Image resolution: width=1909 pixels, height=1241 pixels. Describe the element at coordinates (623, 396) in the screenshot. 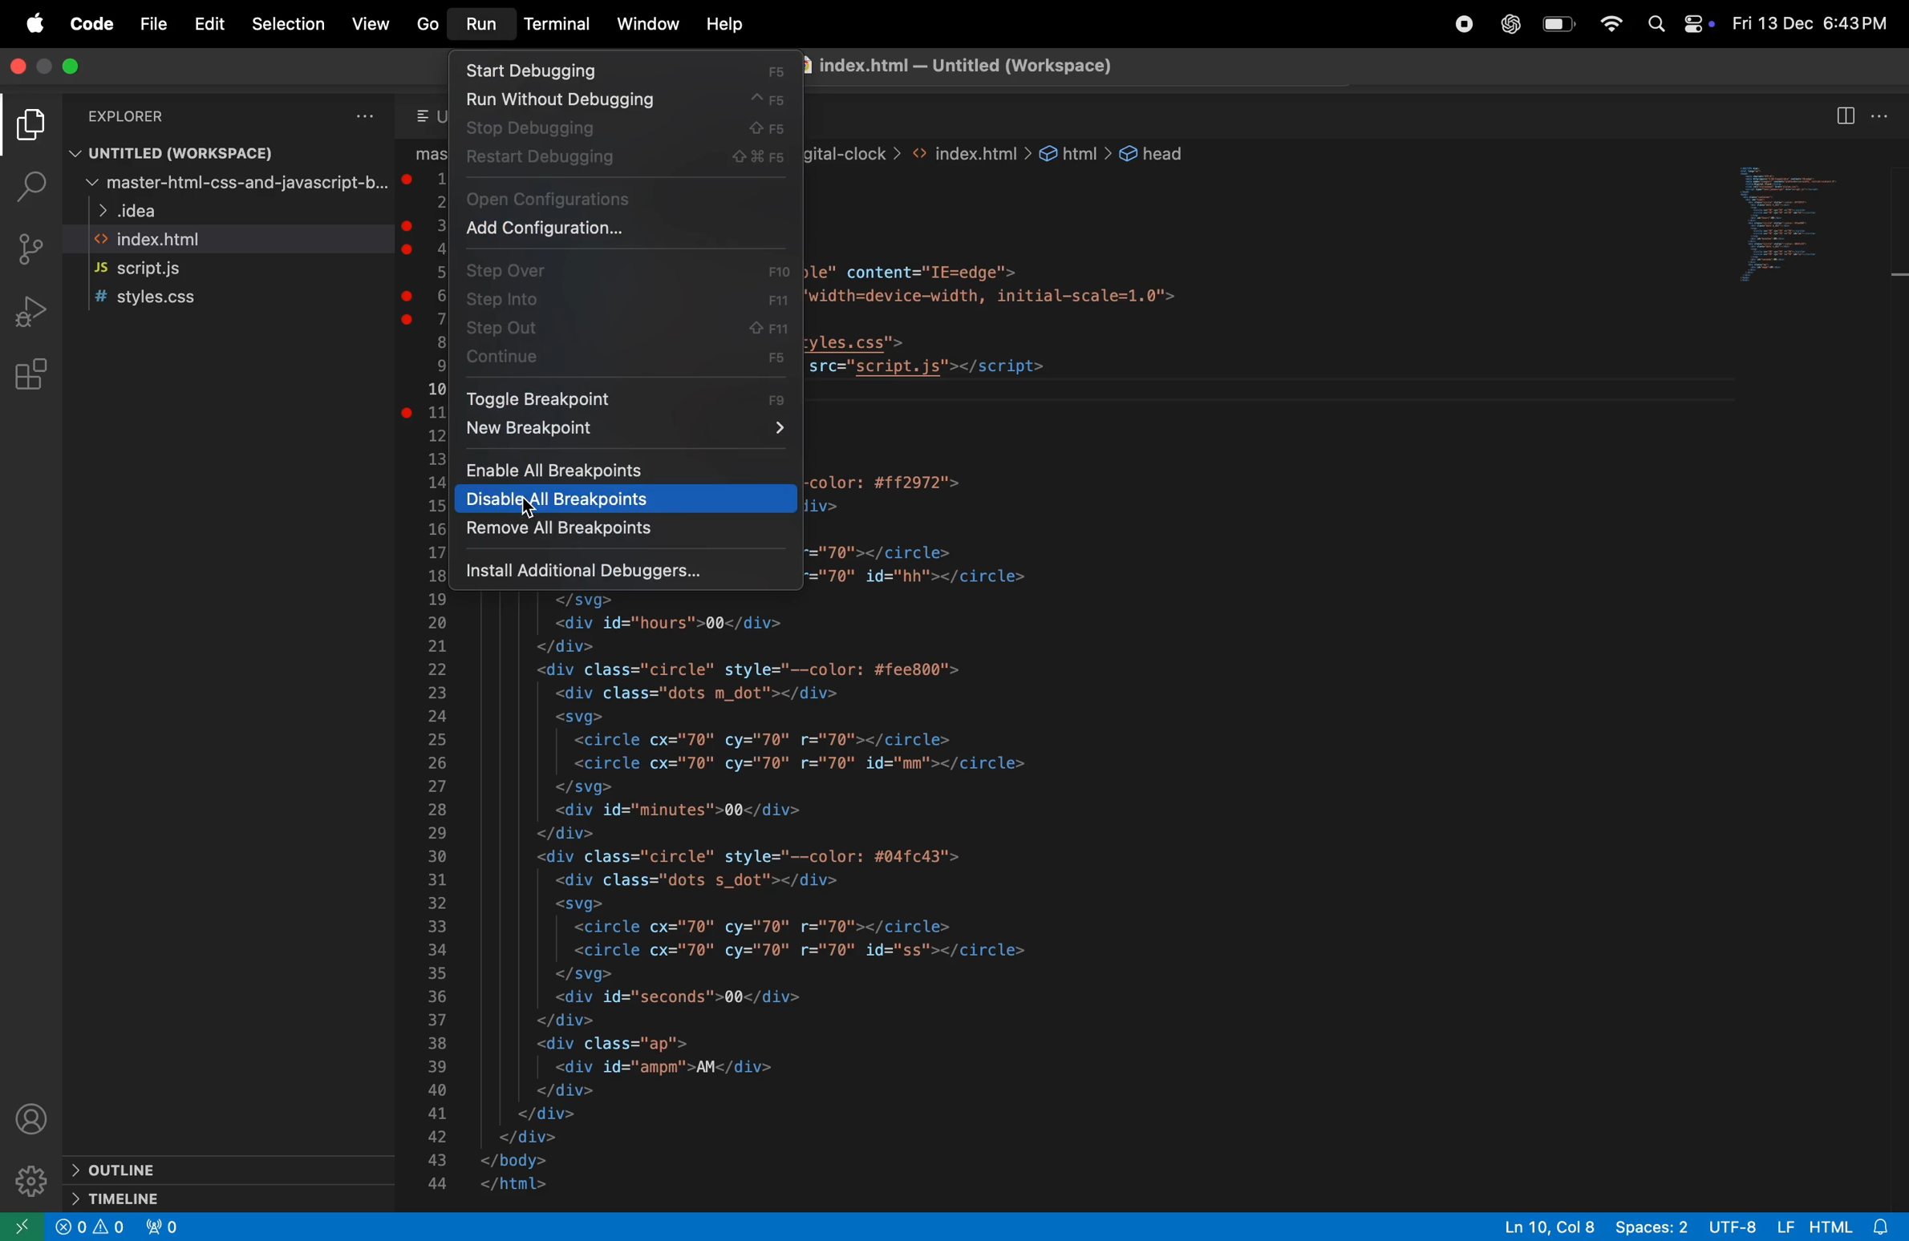

I see `toggle break point` at that location.